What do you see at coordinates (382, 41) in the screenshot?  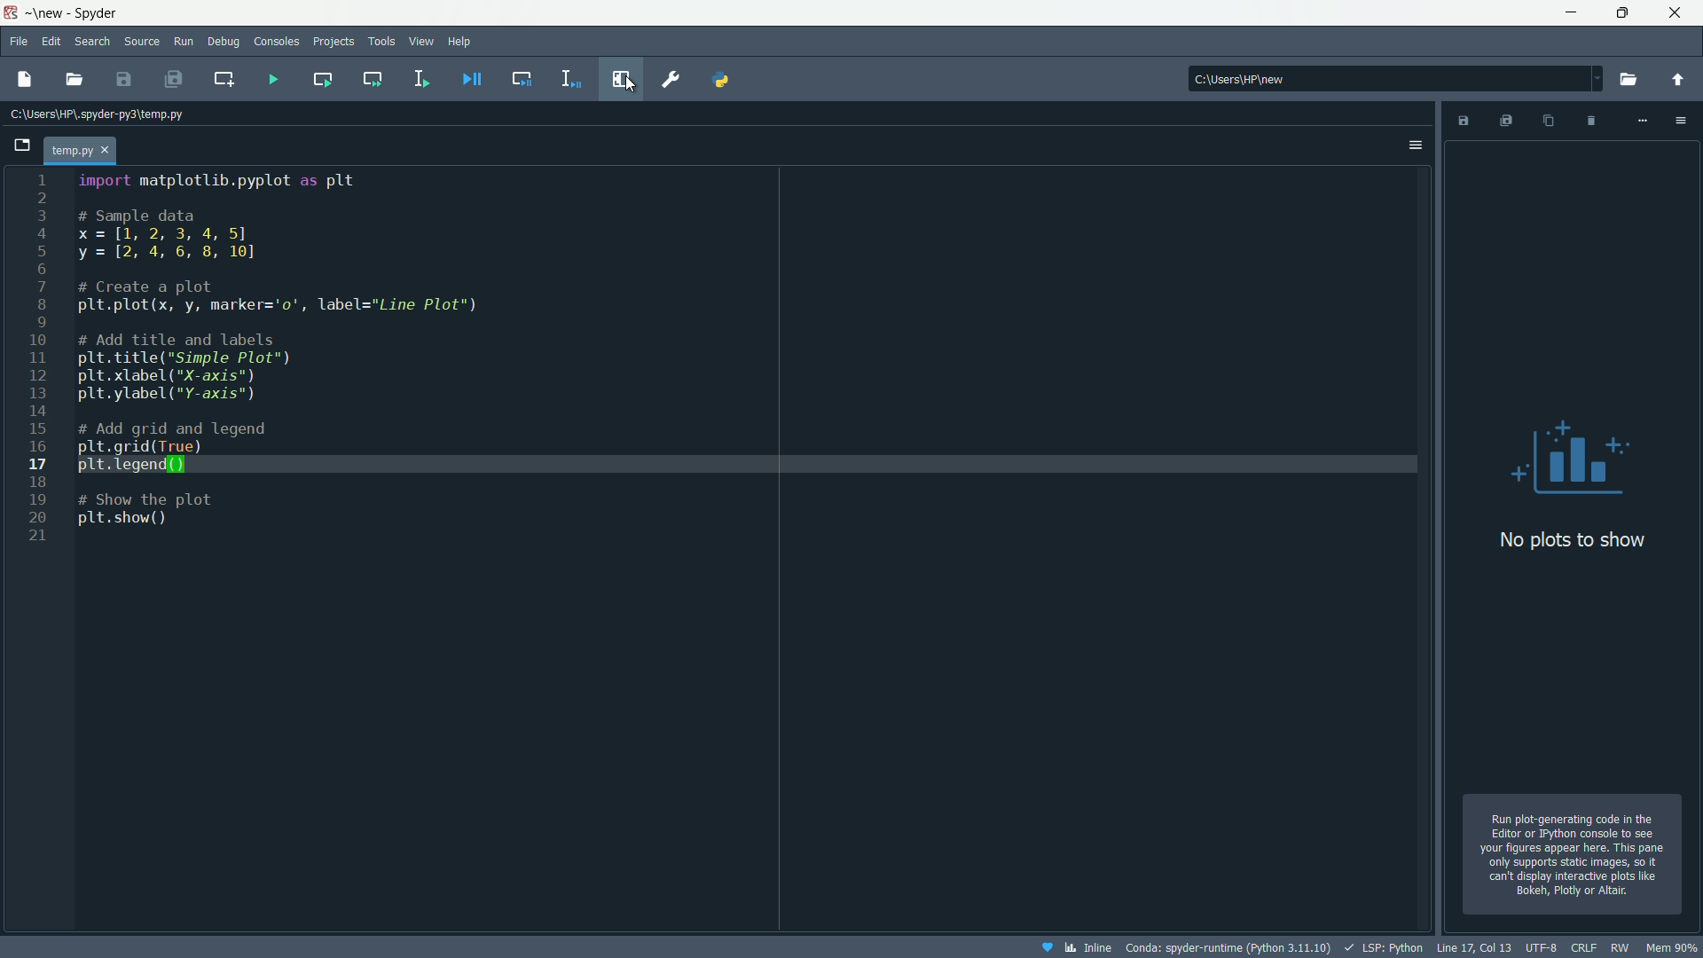 I see `tools` at bounding box center [382, 41].